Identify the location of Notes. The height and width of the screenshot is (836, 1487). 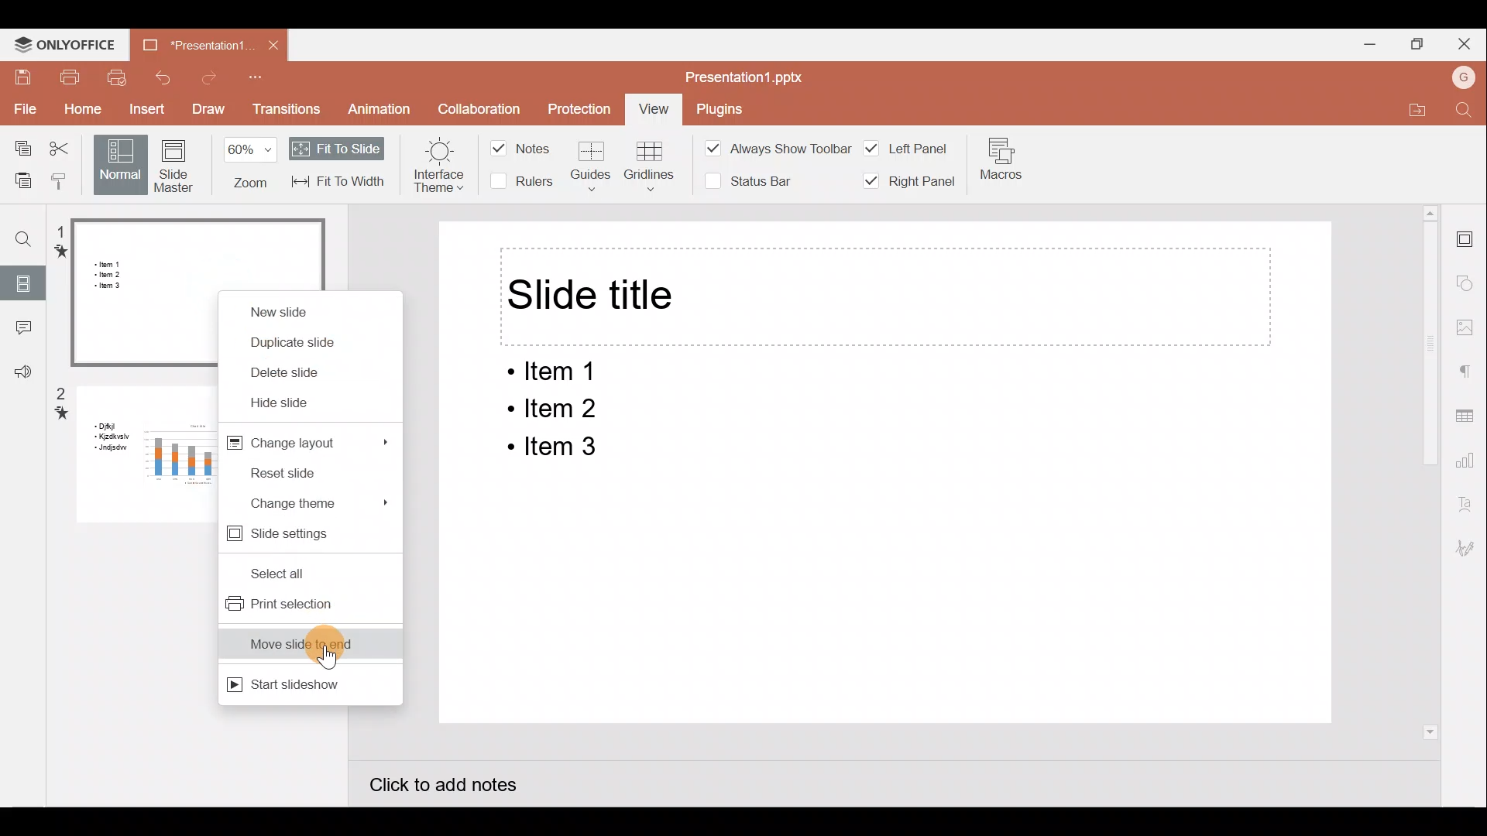
(526, 146).